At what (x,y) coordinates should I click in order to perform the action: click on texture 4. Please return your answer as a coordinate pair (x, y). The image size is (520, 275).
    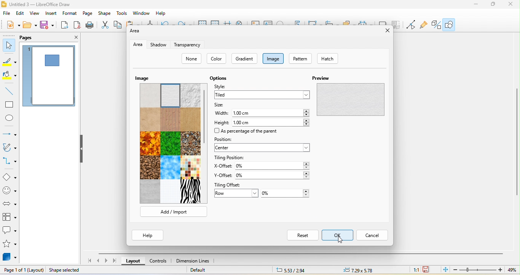
    Looking at the image, I should click on (150, 119).